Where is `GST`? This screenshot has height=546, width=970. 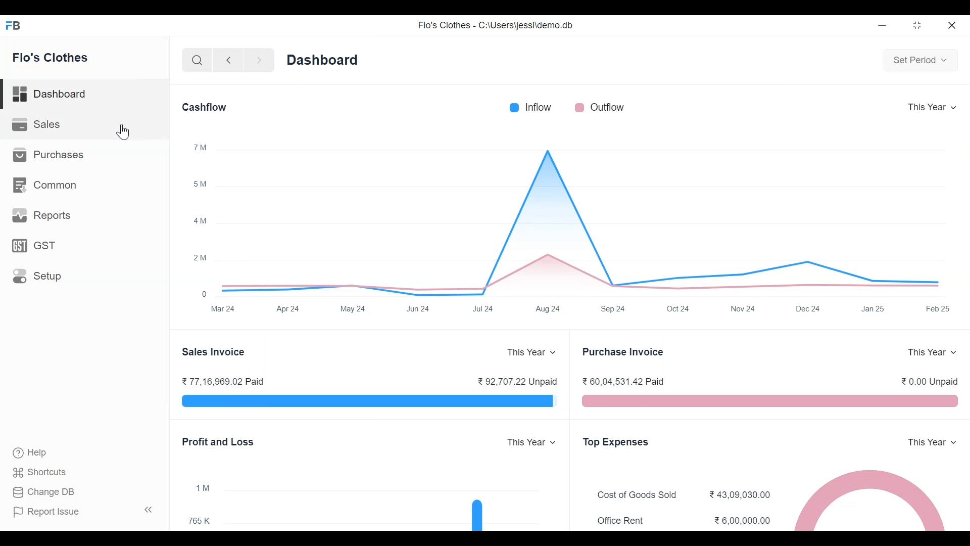
GST is located at coordinates (35, 246).